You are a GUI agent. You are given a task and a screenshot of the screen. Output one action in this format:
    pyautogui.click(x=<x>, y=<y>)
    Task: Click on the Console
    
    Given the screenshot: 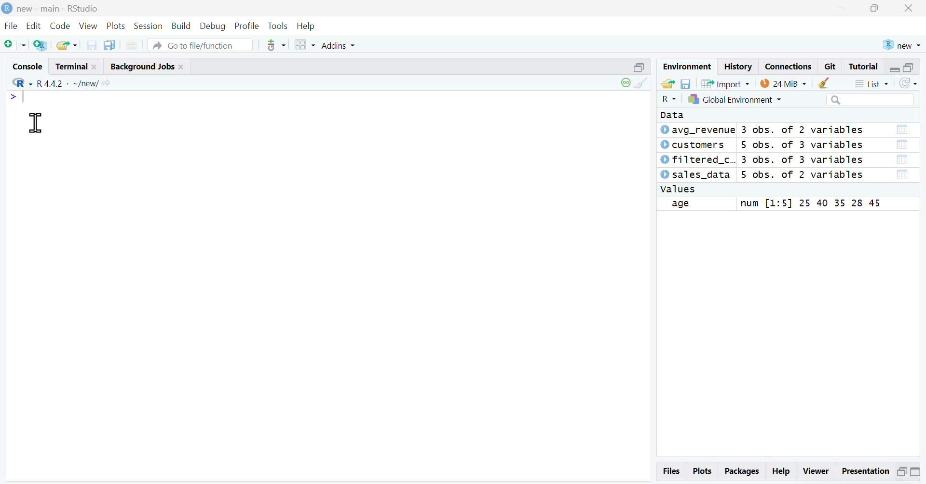 What is the action you would take?
    pyautogui.click(x=28, y=66)
    